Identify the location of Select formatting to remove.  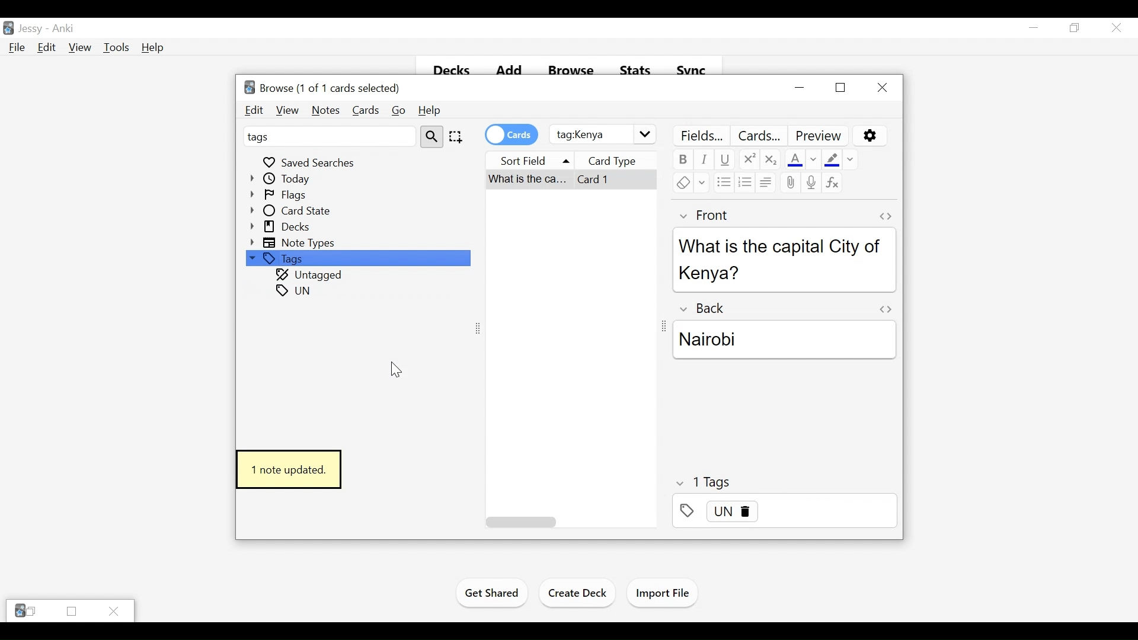
(702, 183).